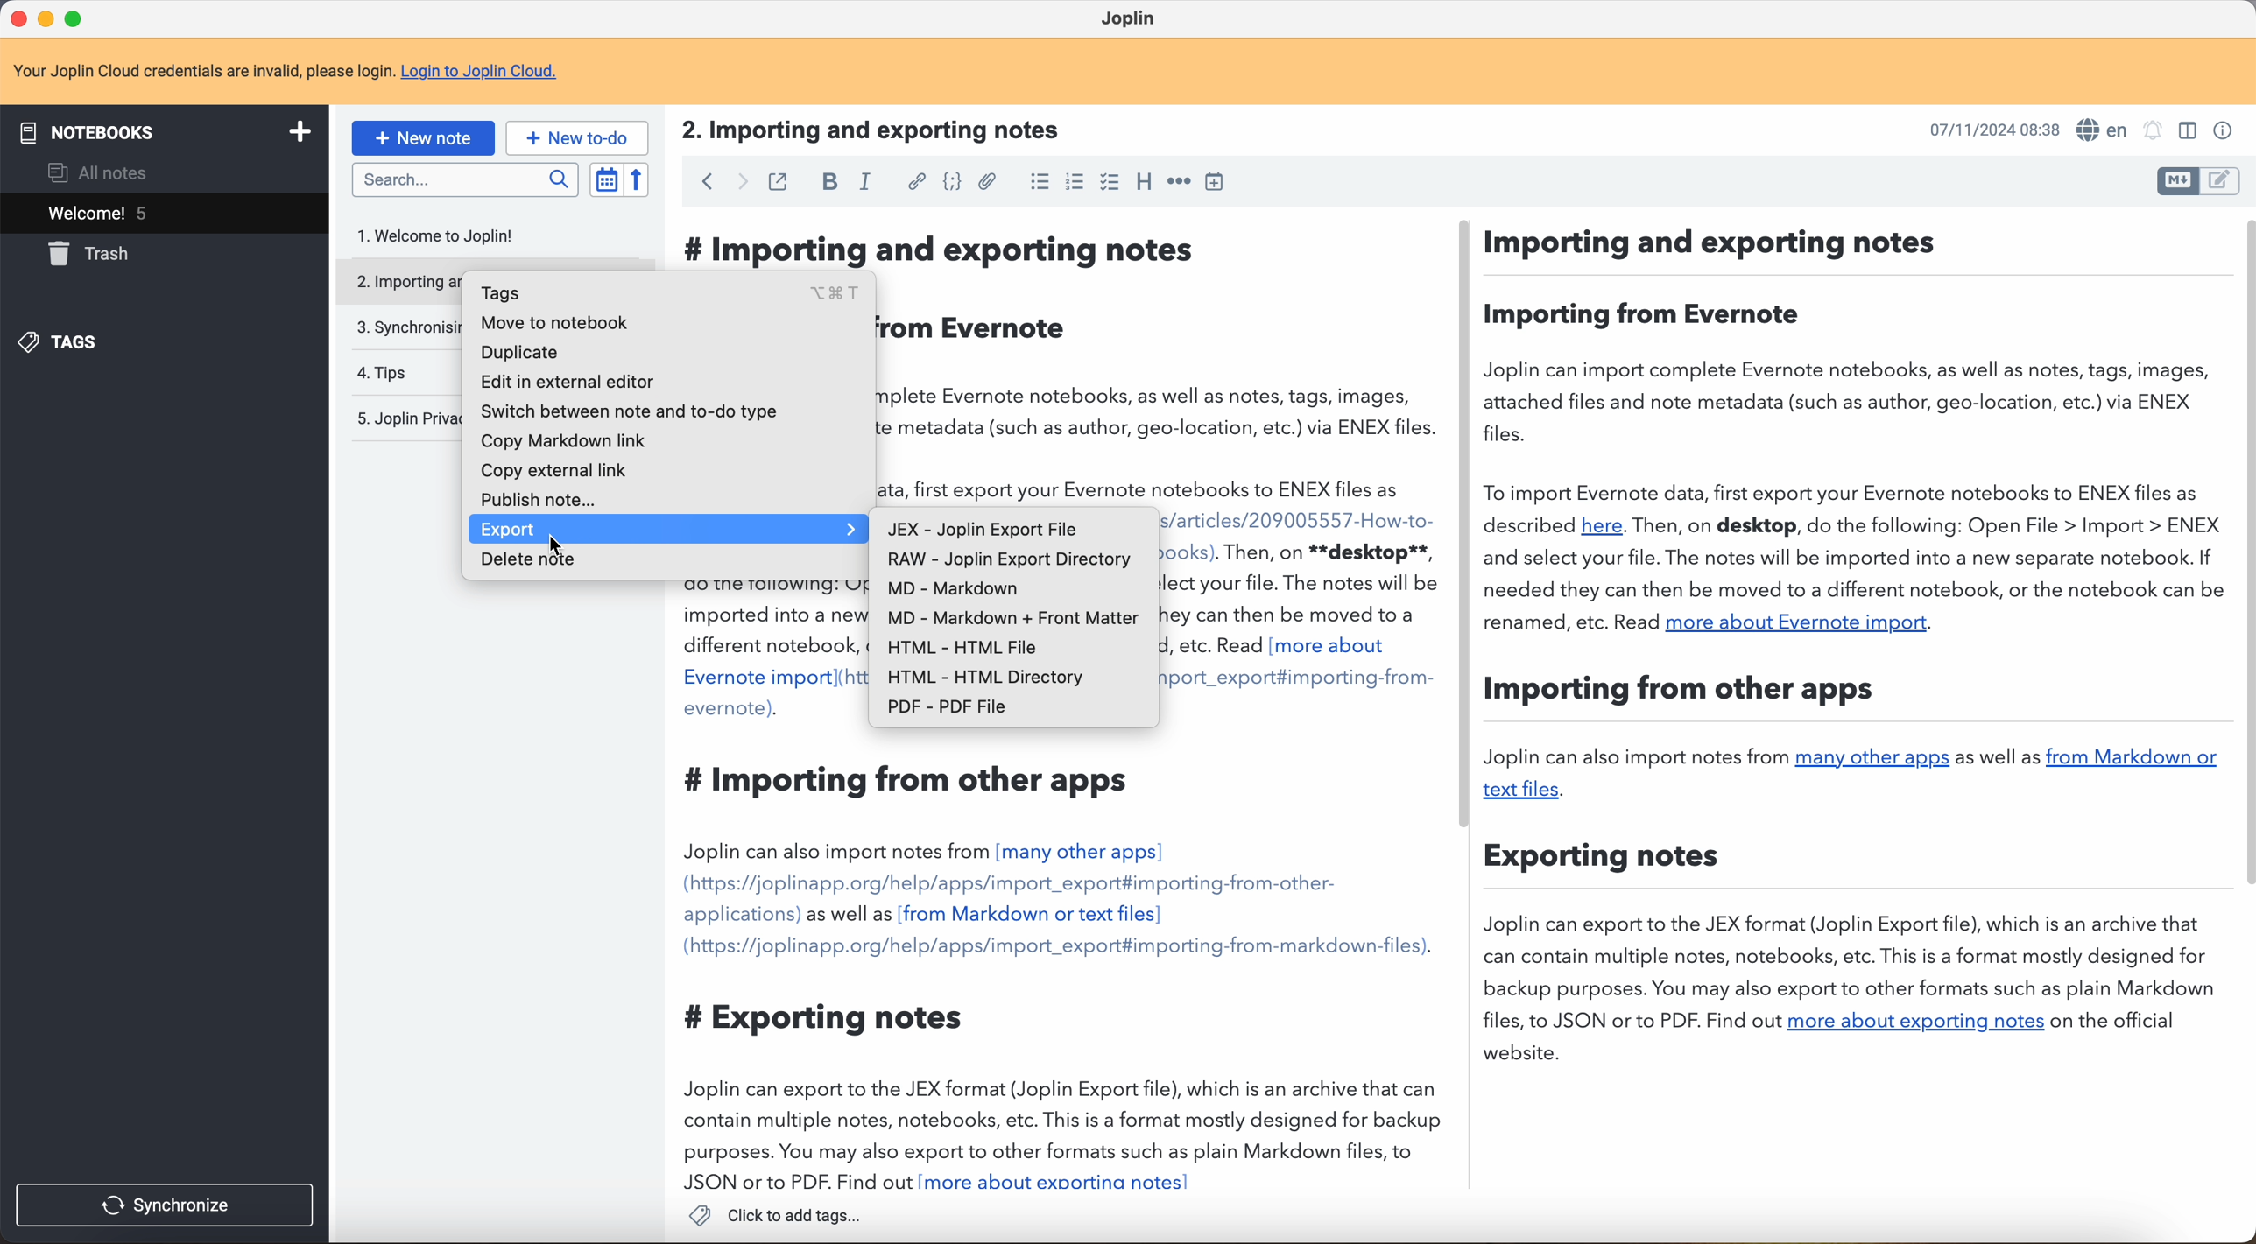  Describe the element at coordinates (423, 137) in the screenshot. I see `new note` at that location.